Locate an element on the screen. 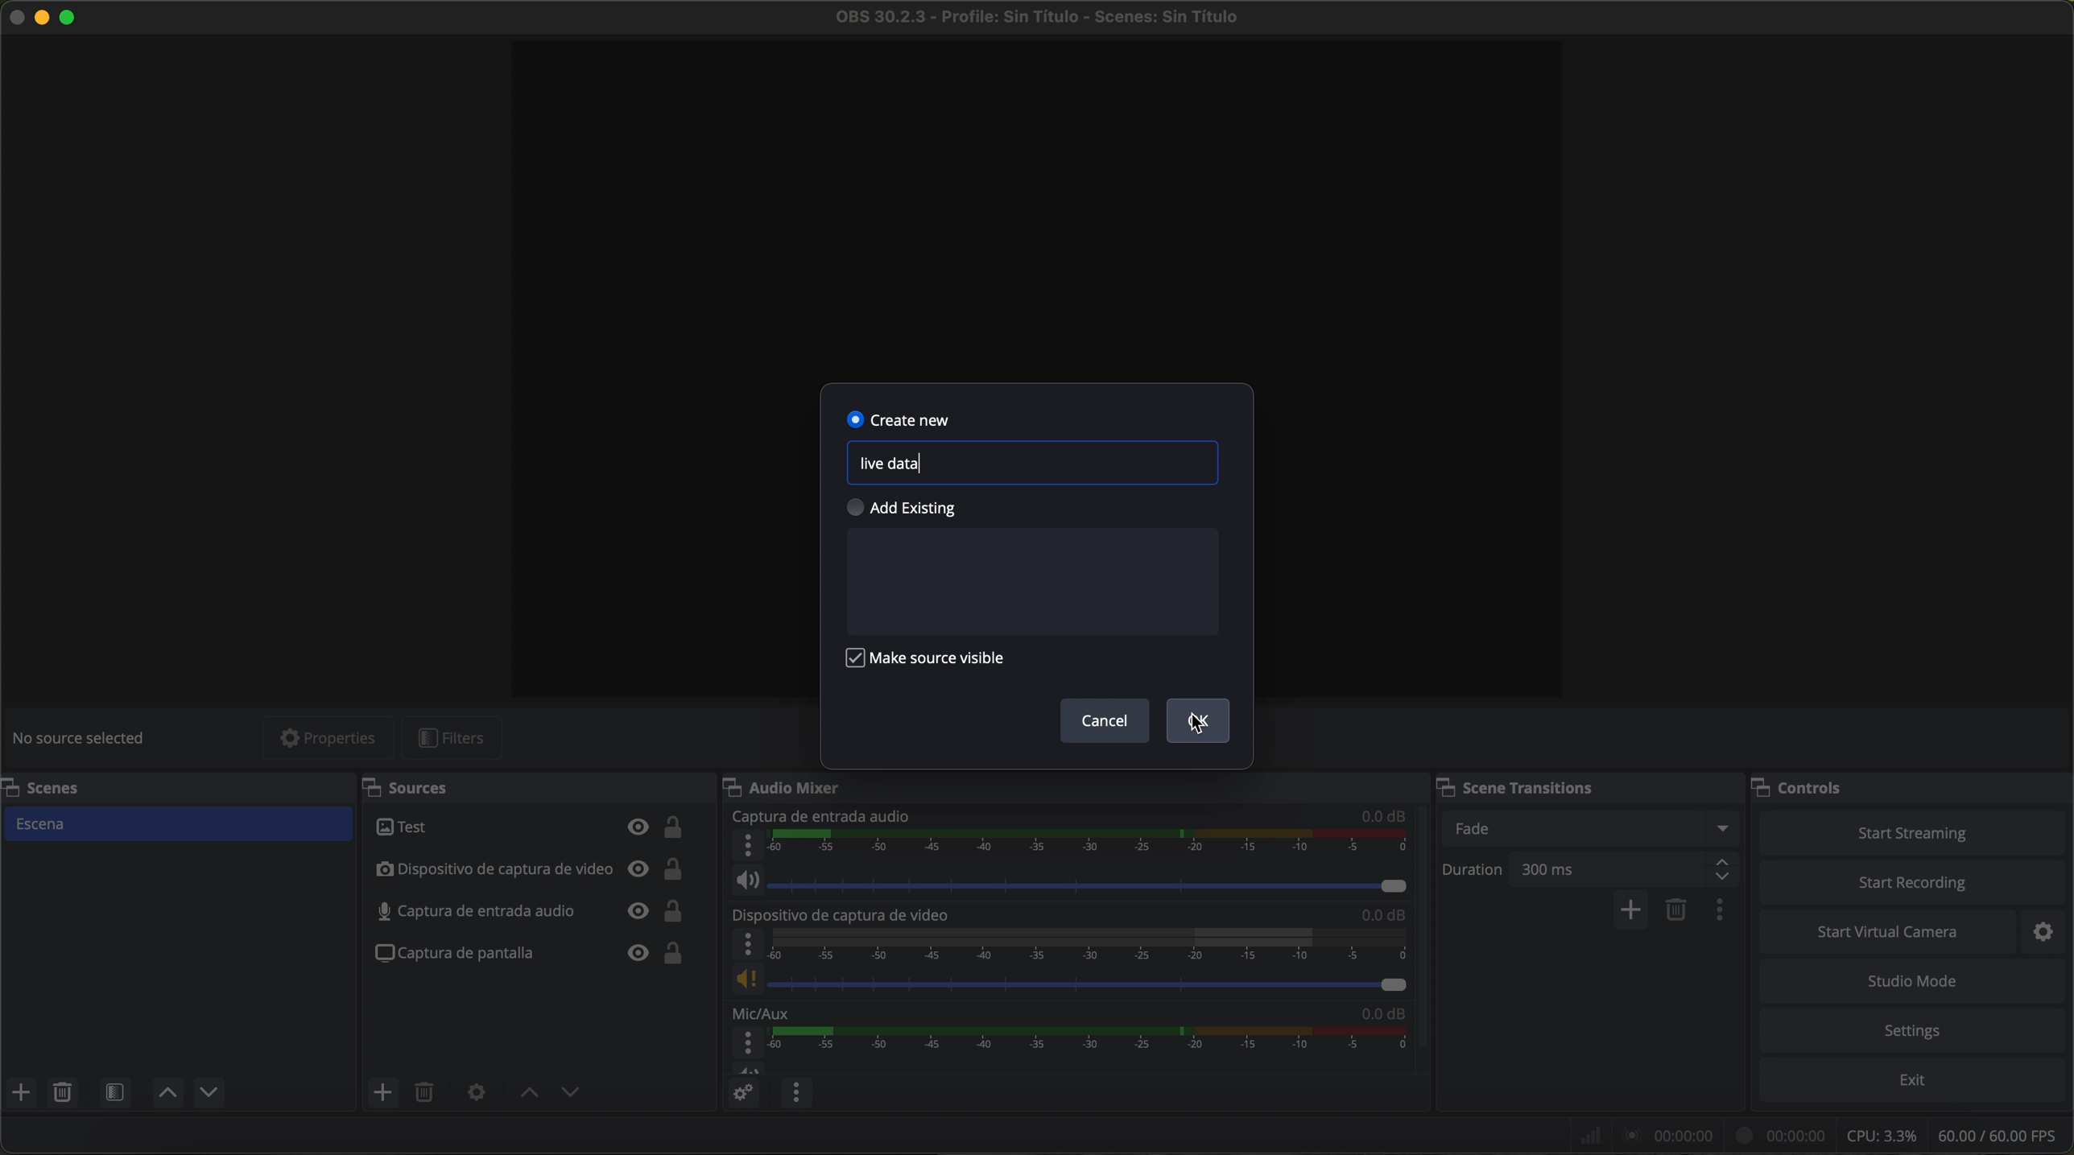 The width and height of the screenshot is (2074, 1155). click on OK is located at coordinates (1200, 722).